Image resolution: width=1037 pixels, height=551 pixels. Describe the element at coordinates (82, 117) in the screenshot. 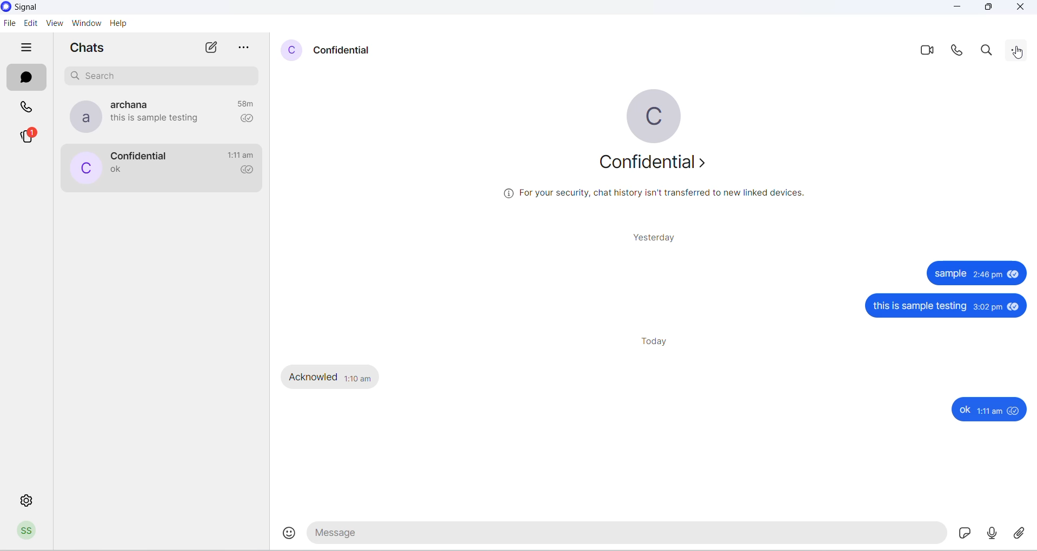

I see `profile picture` at that location.